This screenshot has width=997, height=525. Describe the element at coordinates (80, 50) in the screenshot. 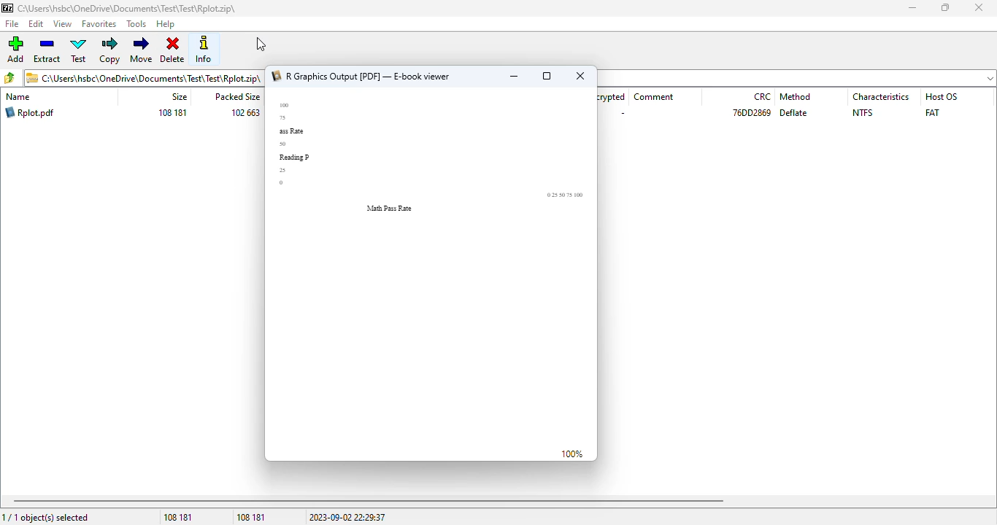

I see `test` at that location.